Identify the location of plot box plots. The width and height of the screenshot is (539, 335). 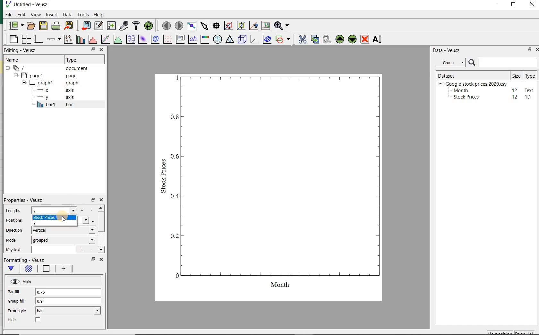
(129, 40).